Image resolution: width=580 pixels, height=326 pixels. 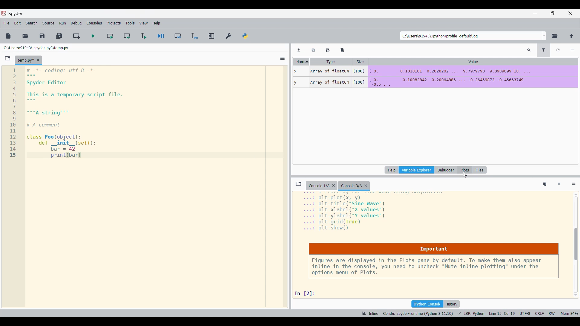 I want to click on File menu , so click(x=6, y=23).